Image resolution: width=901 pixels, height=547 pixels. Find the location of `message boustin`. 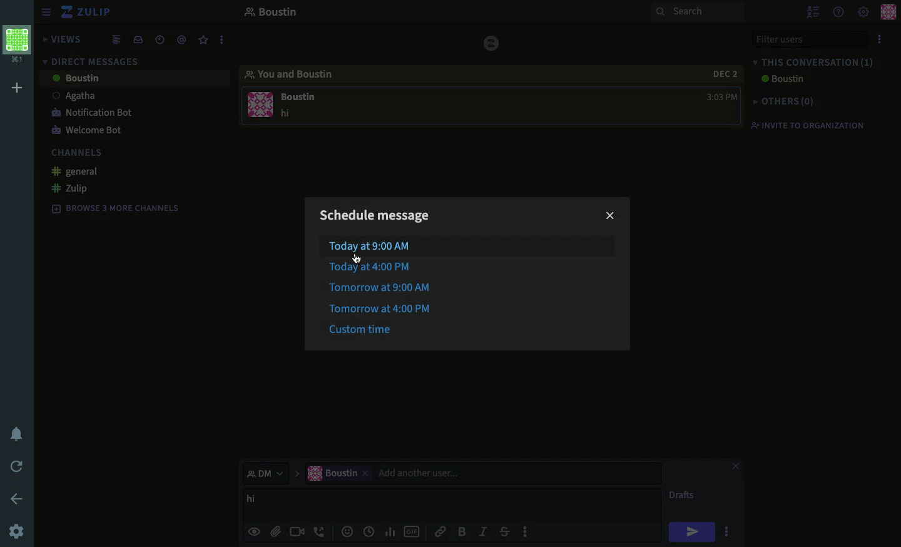

message boustin is located at coordinates (427, 501).